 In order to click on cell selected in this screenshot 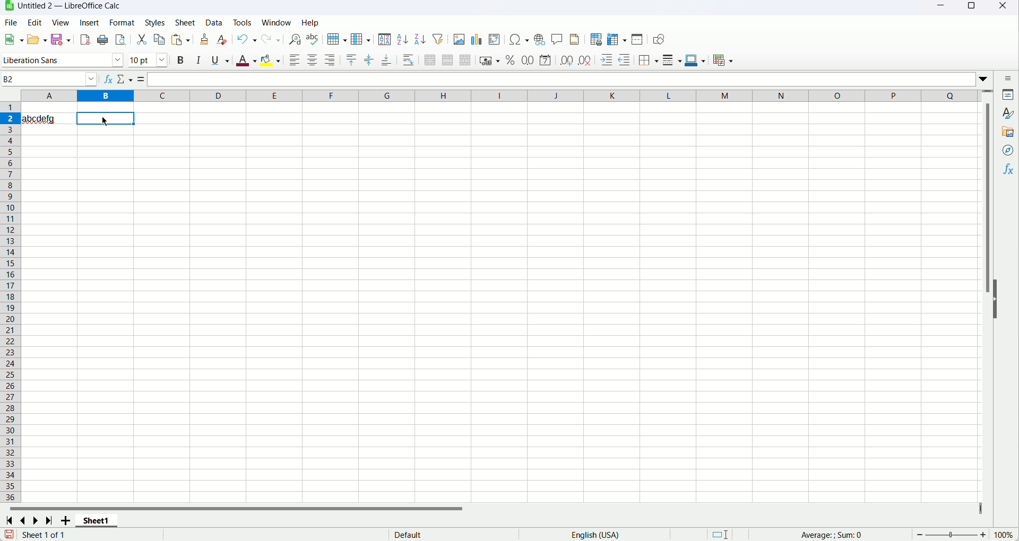, I will do `click(106, 118)`.